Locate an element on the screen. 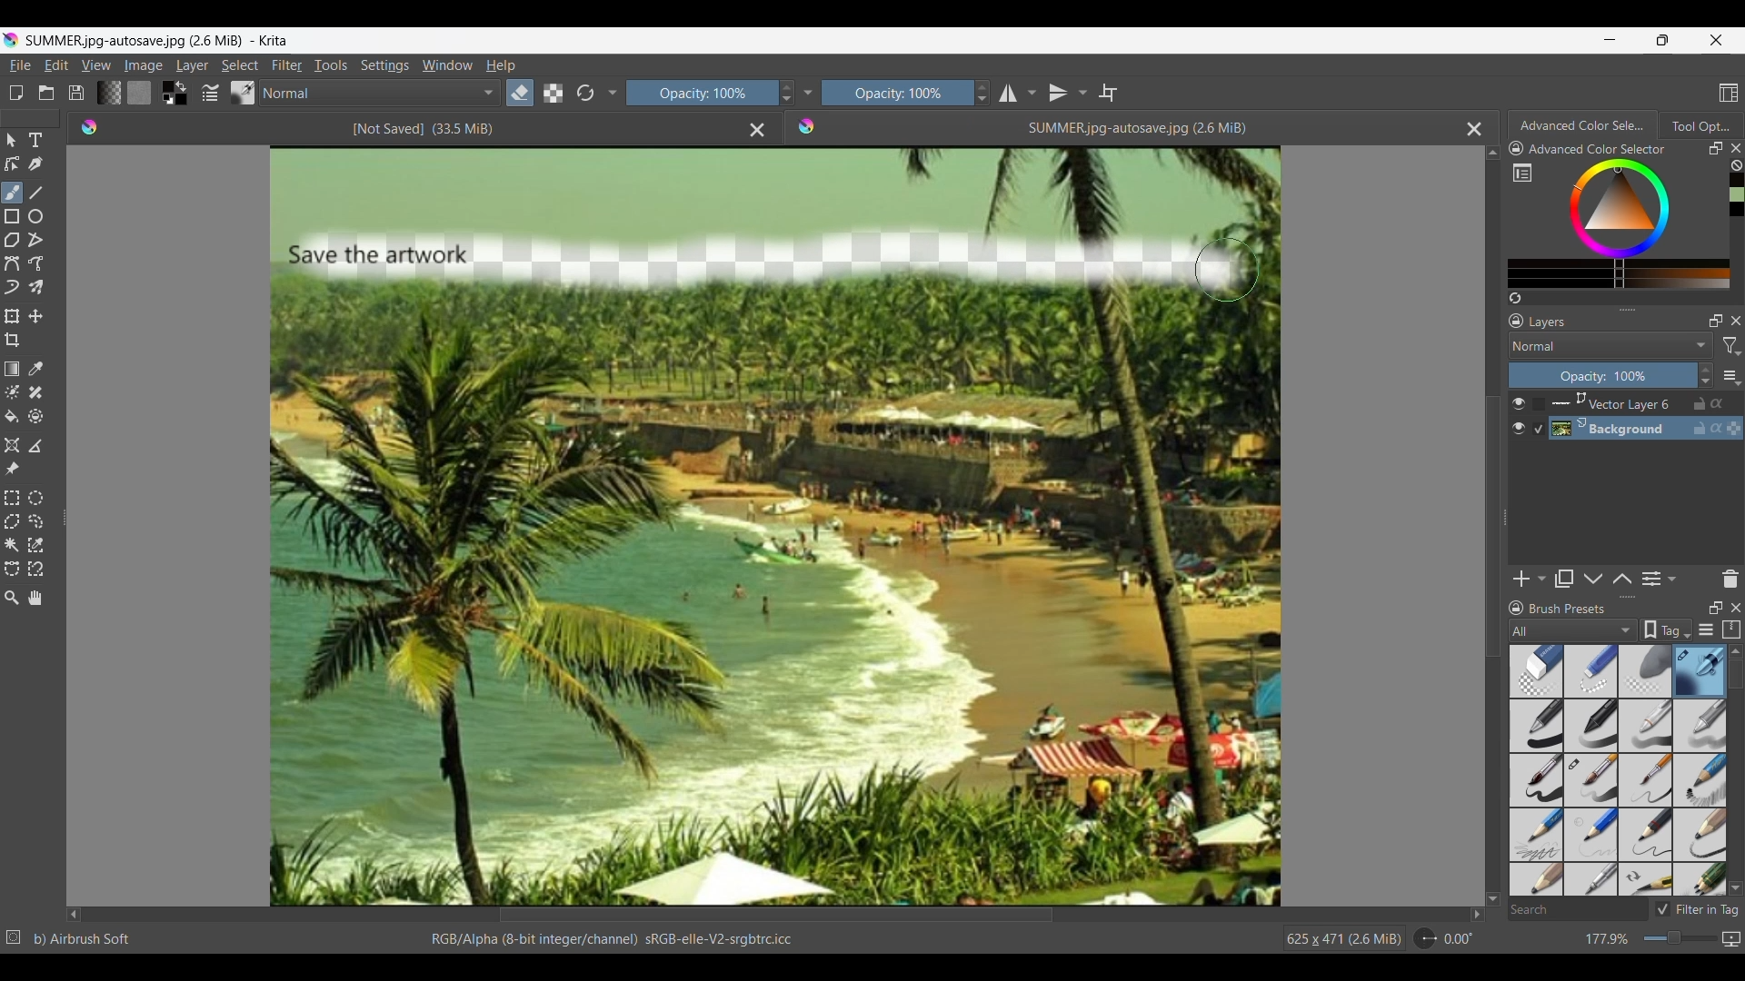 The height and width of the screenshot is (981, 1745). Opacity 100% is located at coordinates (898, 93).